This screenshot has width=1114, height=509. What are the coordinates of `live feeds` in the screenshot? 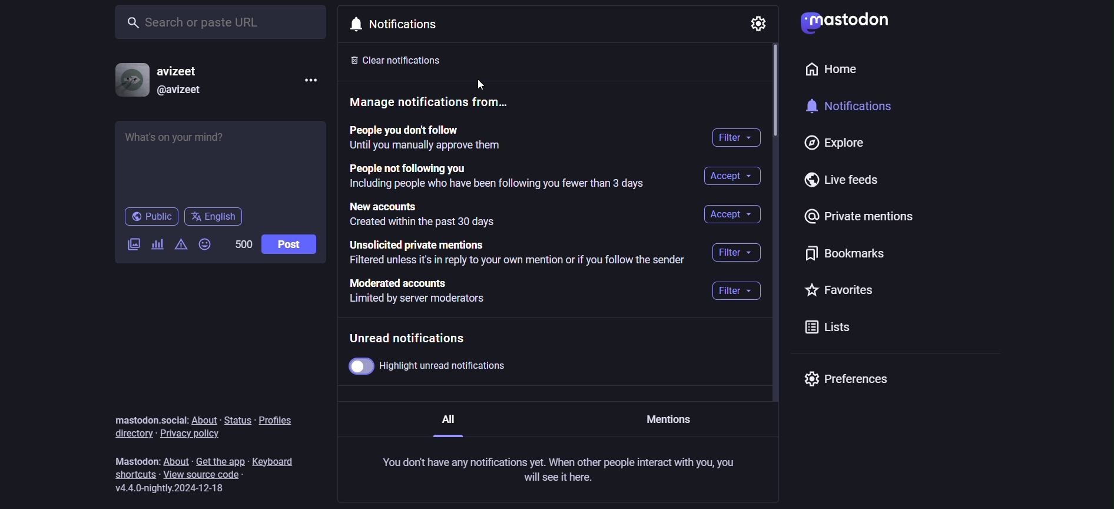 It's located at (848, 183).